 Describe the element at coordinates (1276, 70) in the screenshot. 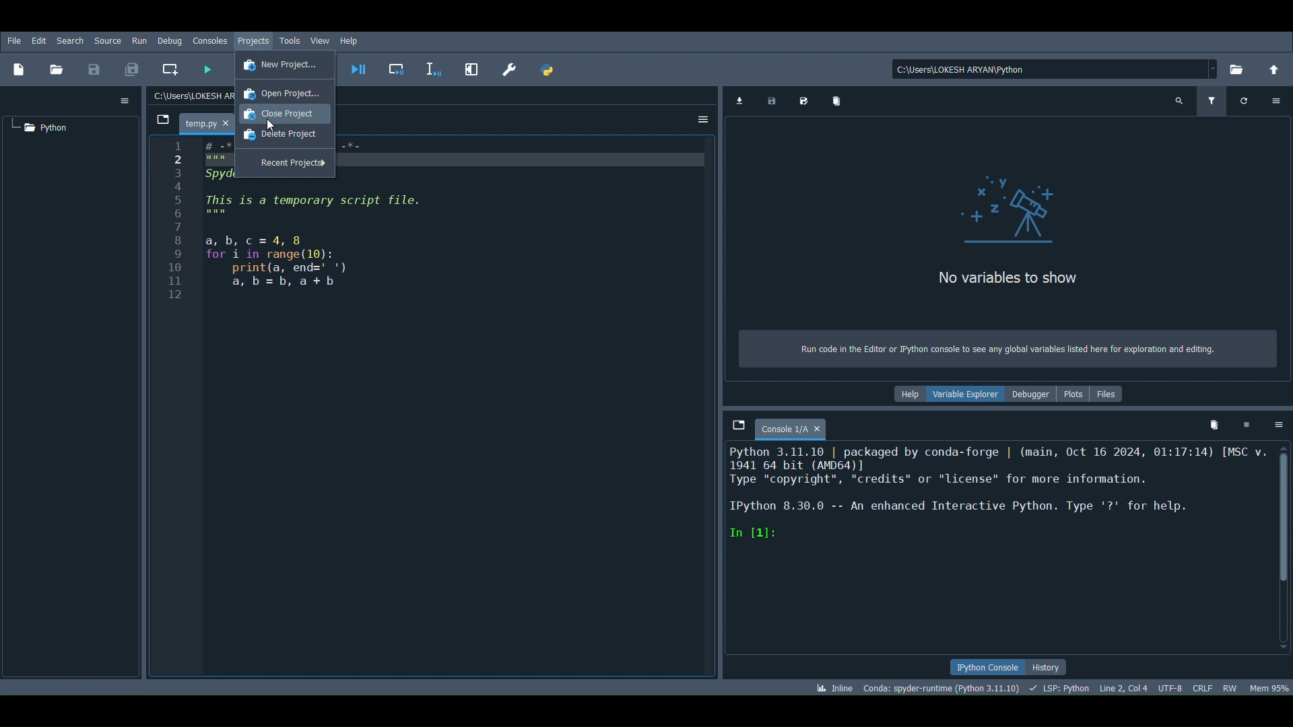

I see `Change to parent directory` at that location.